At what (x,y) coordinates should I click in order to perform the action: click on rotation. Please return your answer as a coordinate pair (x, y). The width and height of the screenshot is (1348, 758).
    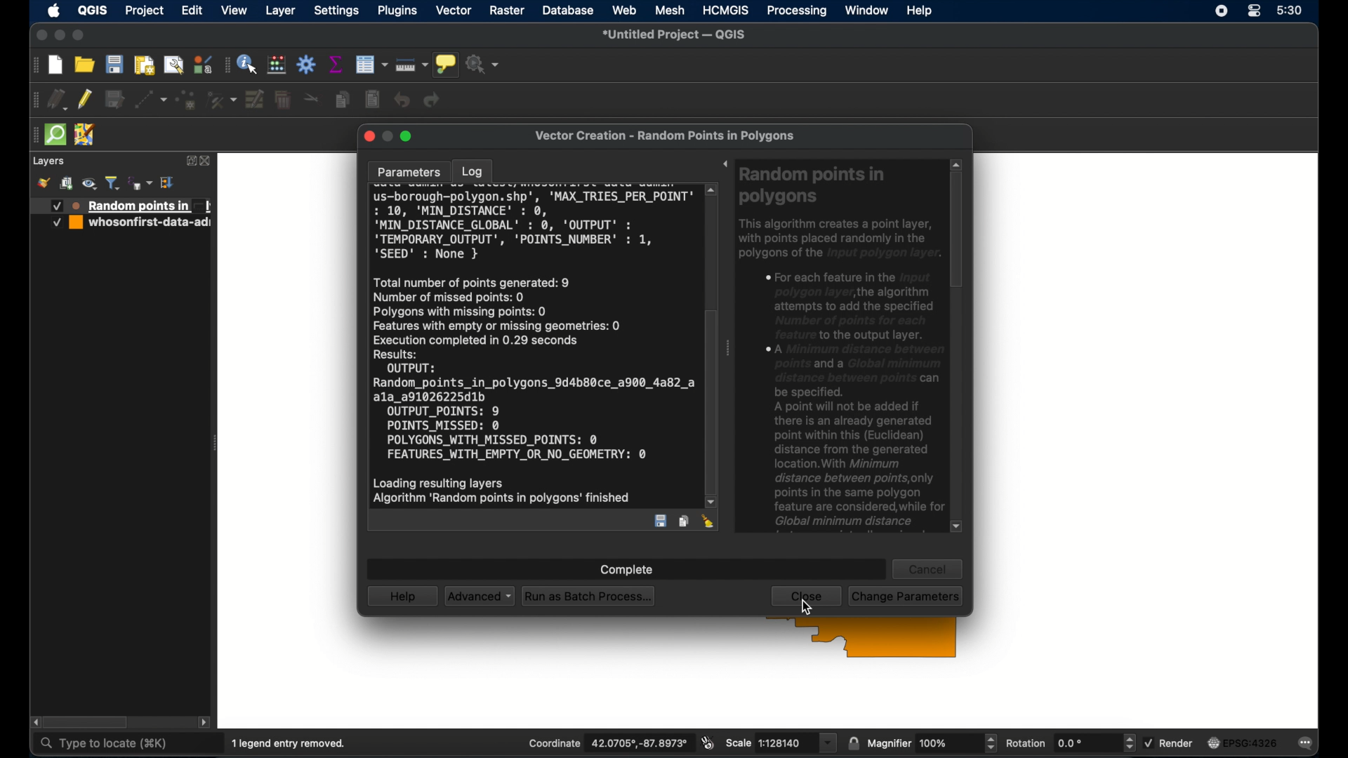
    Looking at the image, I should click on (1071, 742).